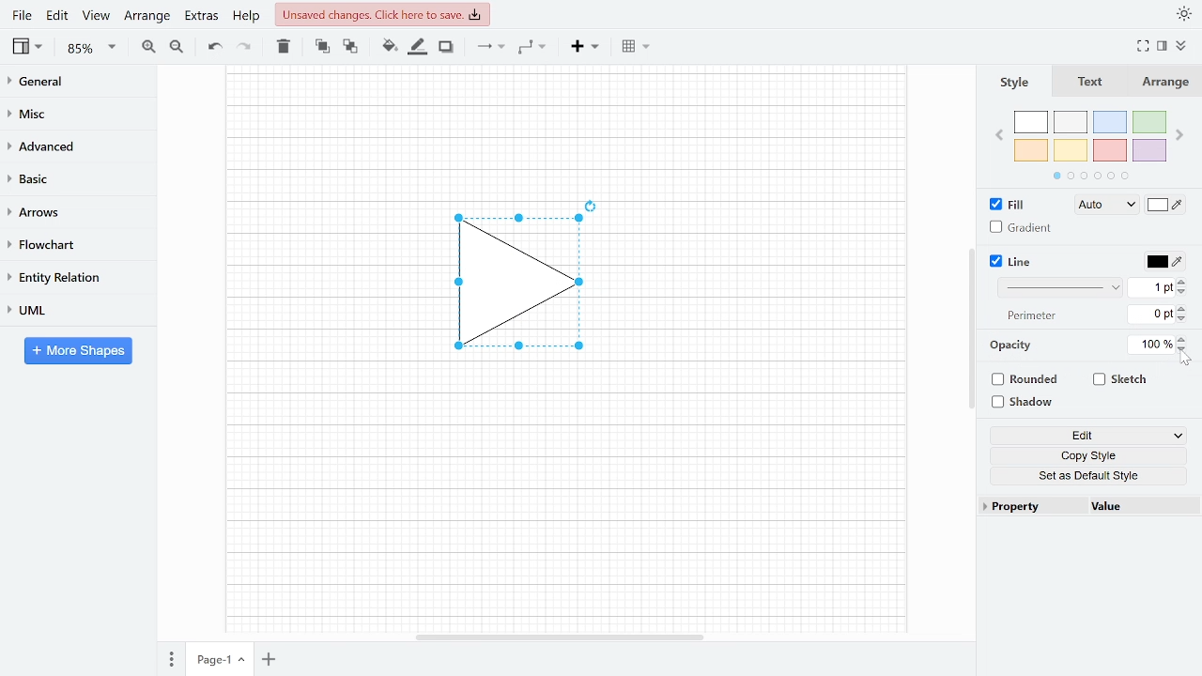 This screenshot has height=676, width=1202. Describe the element at coordinates (1029, 403) in the screenshot. I see `Shadow` at that location.